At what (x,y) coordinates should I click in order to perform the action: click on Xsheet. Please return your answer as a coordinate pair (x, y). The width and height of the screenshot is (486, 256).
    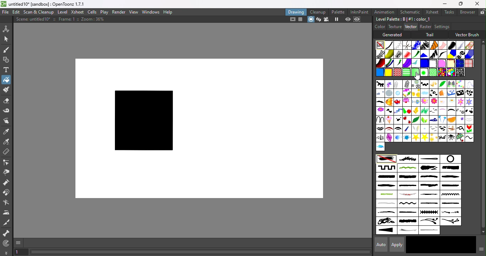
    Looking at the image, I should click on (431, 12).